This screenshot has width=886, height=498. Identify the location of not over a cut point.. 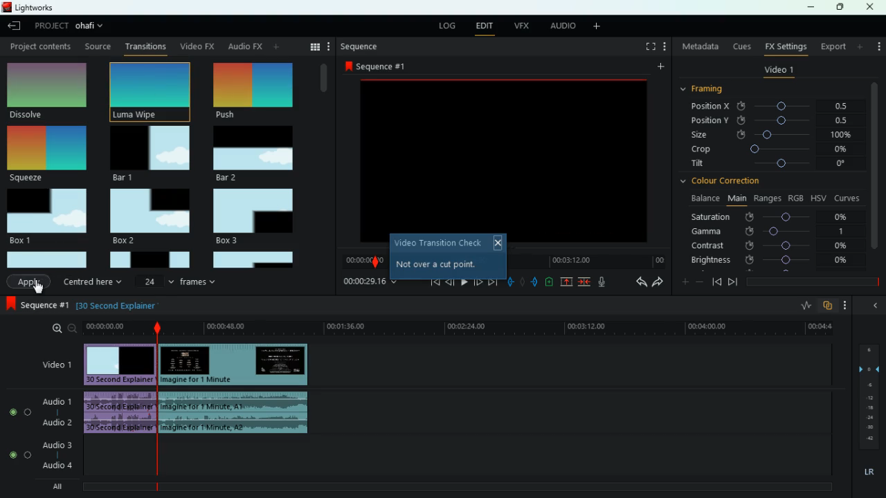
(437, 263).